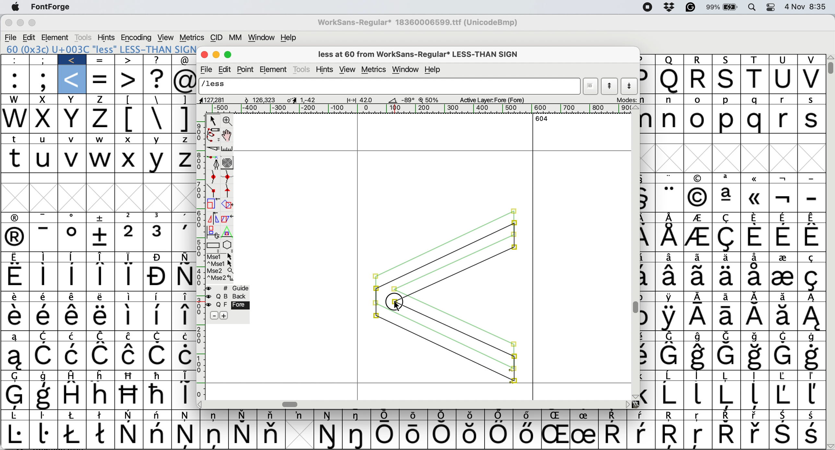  What do you see at coordinates (647, 318) in the screenshot?
I see `symbol` at bounding box center [647, 318].